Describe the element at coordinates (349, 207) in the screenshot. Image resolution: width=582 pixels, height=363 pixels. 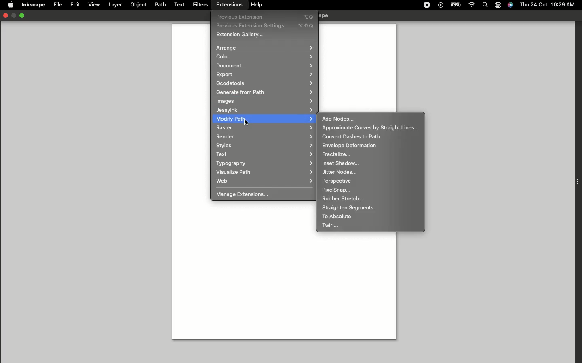
I see `Straighten segments` at that location.